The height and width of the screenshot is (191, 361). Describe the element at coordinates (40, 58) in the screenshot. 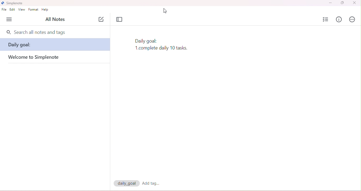

I see `welcome to simplenote` at that location.